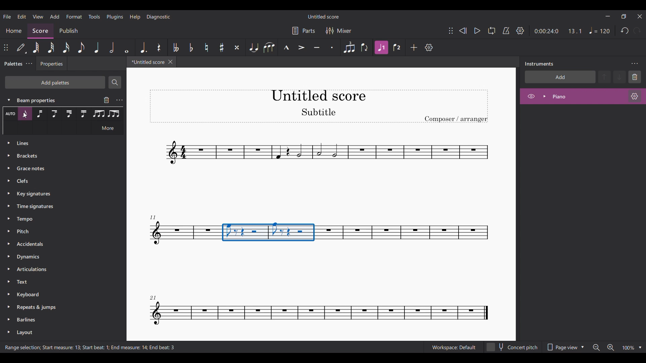 The height and width of the screenshot is (363, 646). Describe the element at coordinates (176, 47) in the screenshot. I see `Toggle double flat` at that location.